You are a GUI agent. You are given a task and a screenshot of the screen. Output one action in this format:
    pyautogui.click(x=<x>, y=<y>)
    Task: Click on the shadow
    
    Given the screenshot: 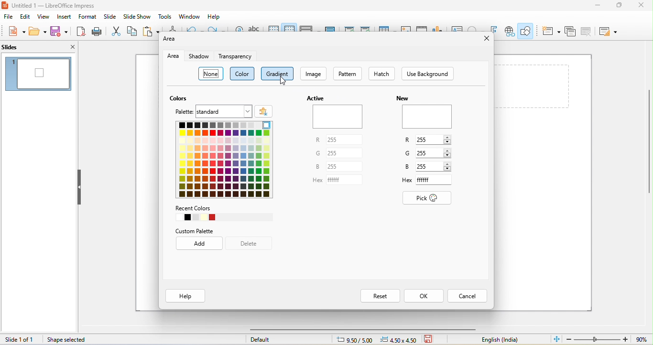 What is the action you would take?
    pyautogui.click(x=201, y=57)
    